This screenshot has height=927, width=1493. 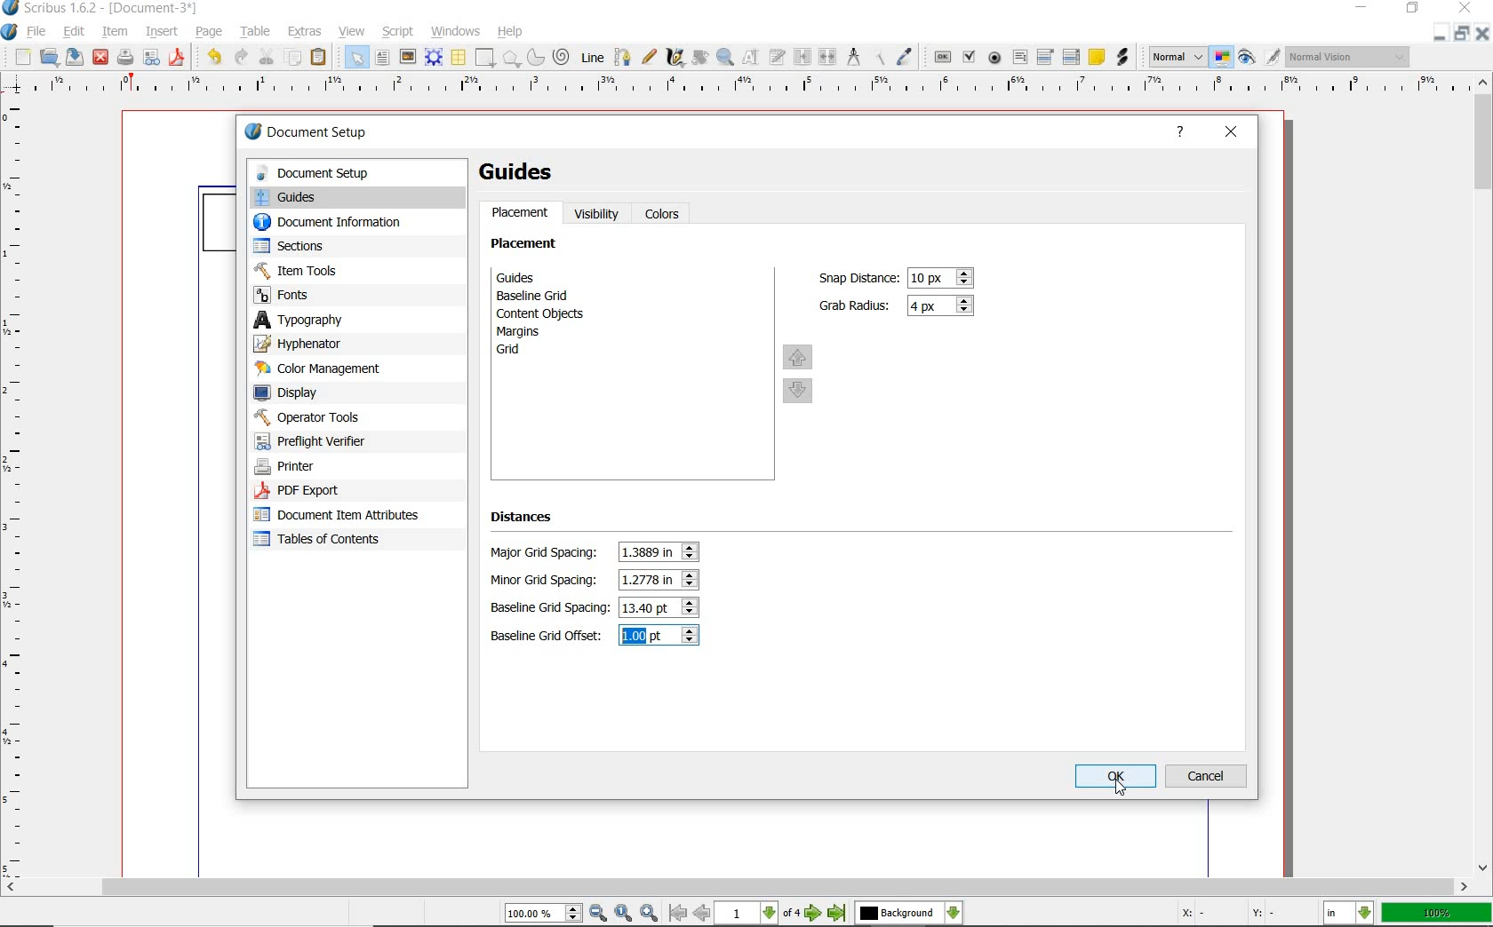 I want to click on pdf radio button, so click(x=996, y=58).